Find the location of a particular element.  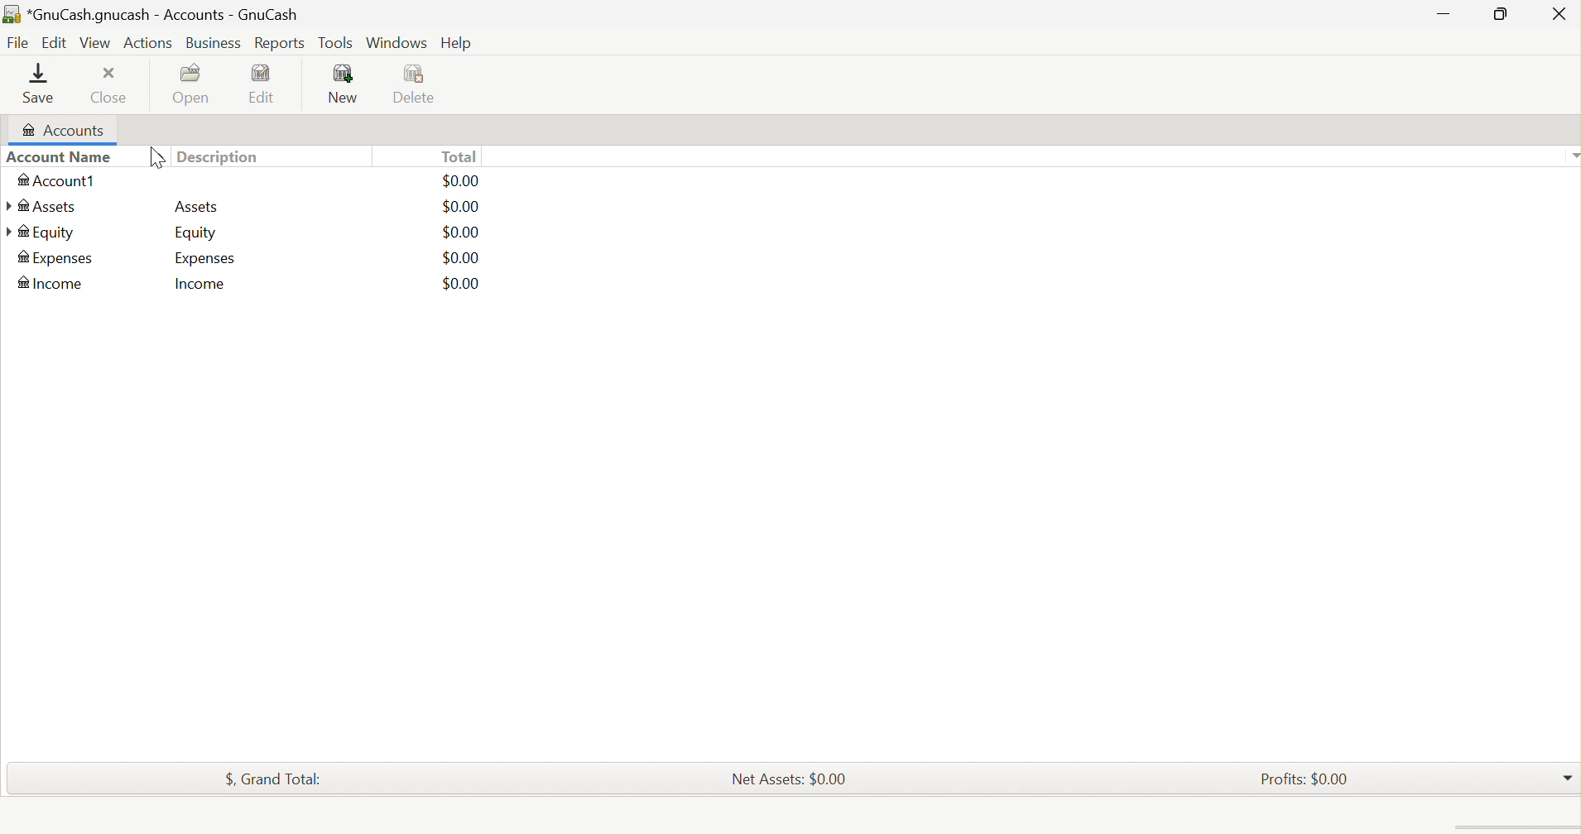

Cursor is located at coordinates (156, 159).